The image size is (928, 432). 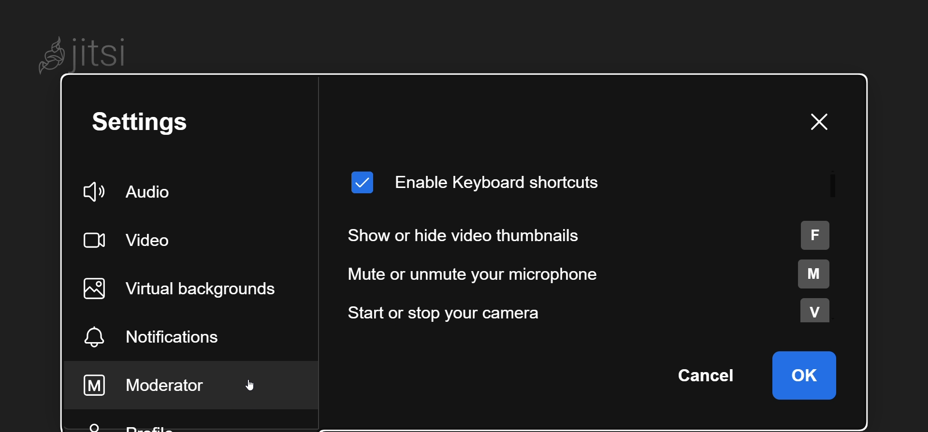 What do you see at coordinates (826, 119) in the screenshot?
I see `close window` at bounding box center [826, 119].